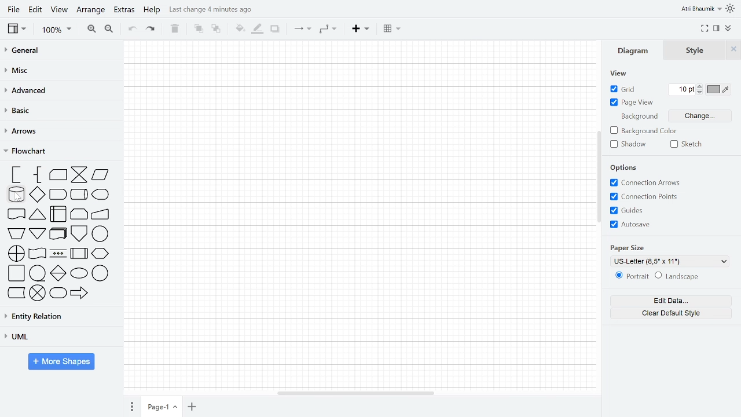 Image resolution: width=741 pixels, height=417 pixels. Describe the element at coordinates (101, 235) in the screenshot. I see `on page reference` at that location.